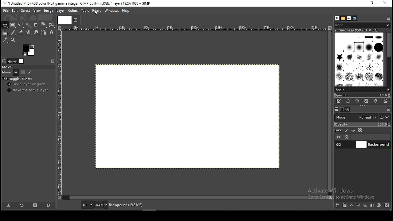 This screenshot has width=393, height=221. What do you see at coordinates (7, 67) in the screenshot?
I see `move` at bounding box center [7, 67].